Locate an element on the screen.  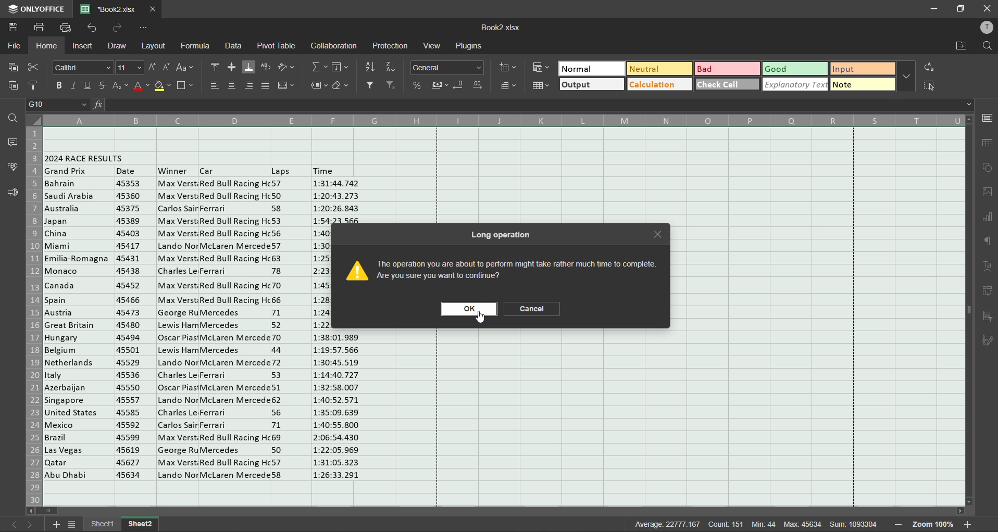
explanatory text is located at coordinates (796, 84).